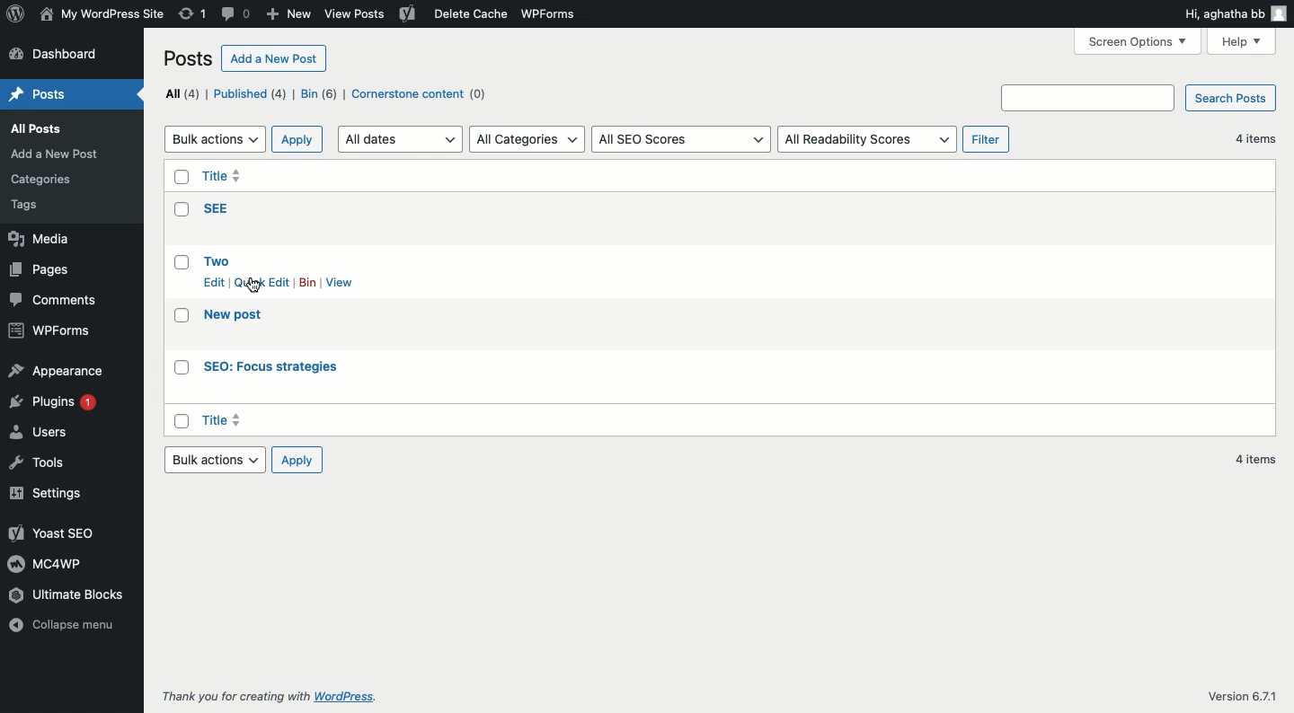 The image size is (1294, 713). Describe the element at coordinates (179, 178) in the screenshot. I see `Checkbox` at that location.